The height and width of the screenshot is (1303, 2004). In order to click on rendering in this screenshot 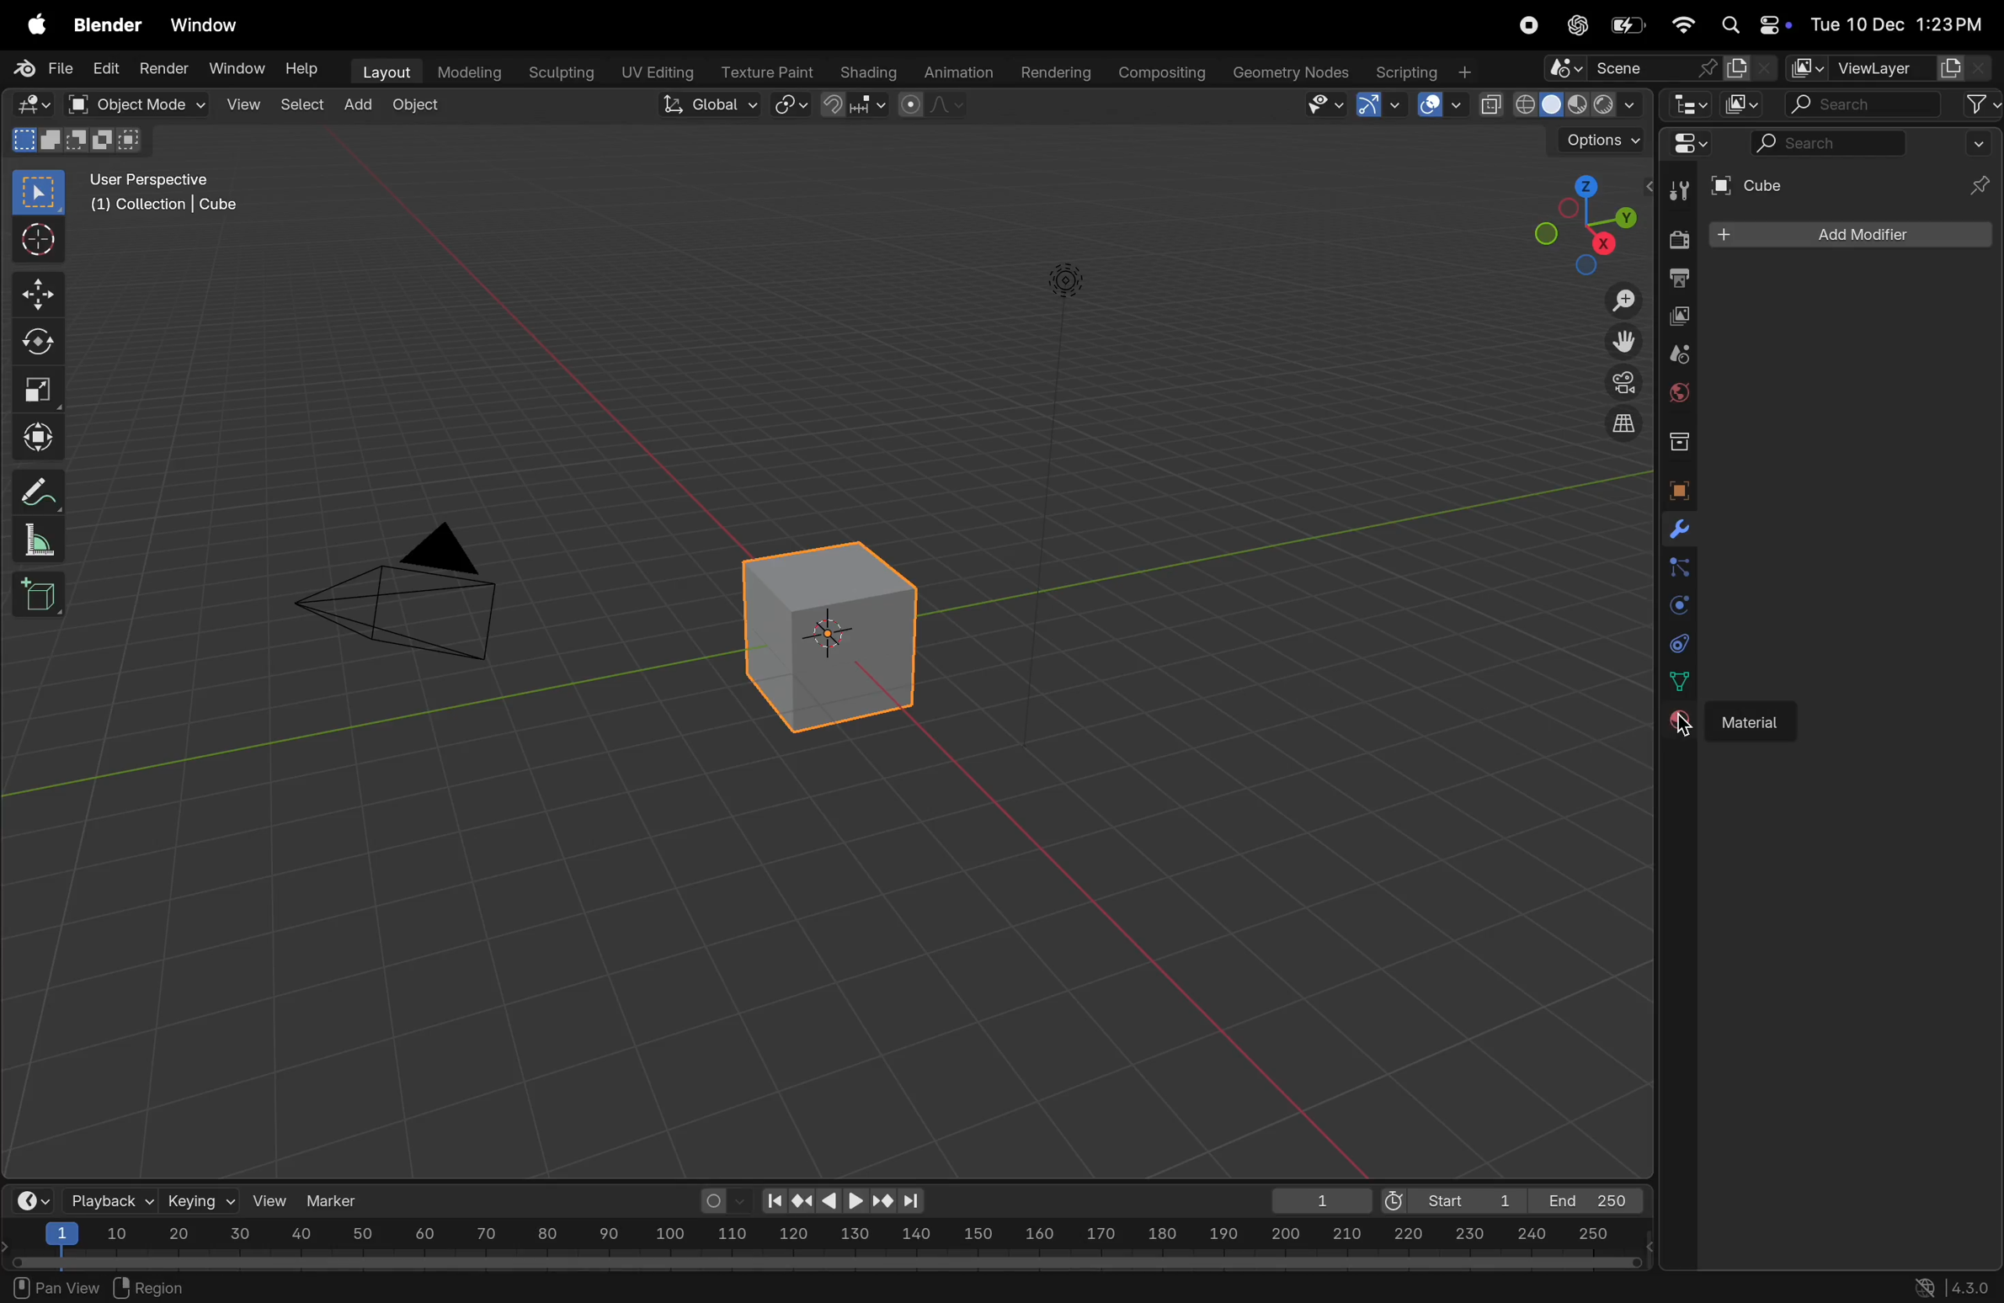, I will do `click(1050, 71)`.